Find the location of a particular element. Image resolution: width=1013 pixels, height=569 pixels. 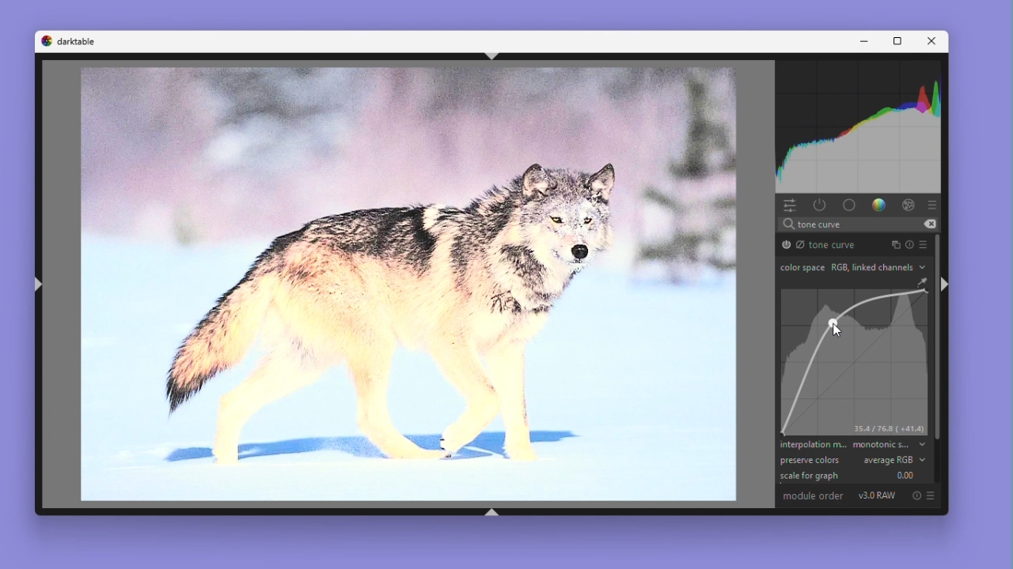

Close is located at coordinates (933, 42).